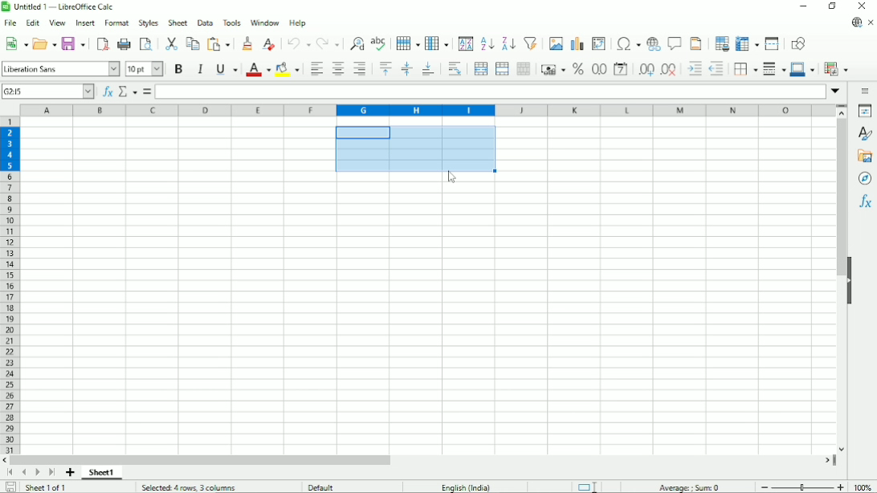 The height and width of the screenshot is (493, 877). Describe the element at coordinates (507, 43) in the screenshot. I see `Sort descending` at that location.